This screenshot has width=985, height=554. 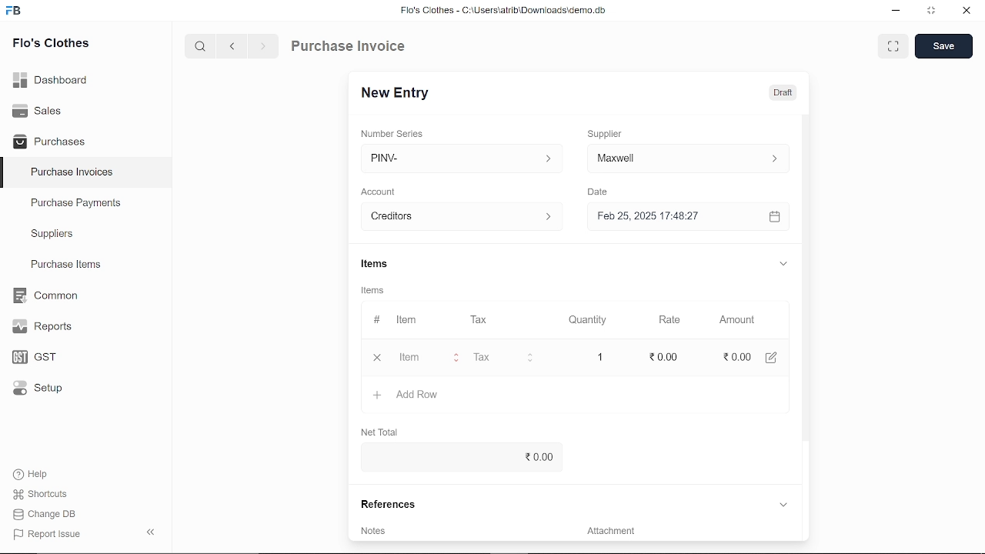 I want to click on next, so click(x=263, y=48).